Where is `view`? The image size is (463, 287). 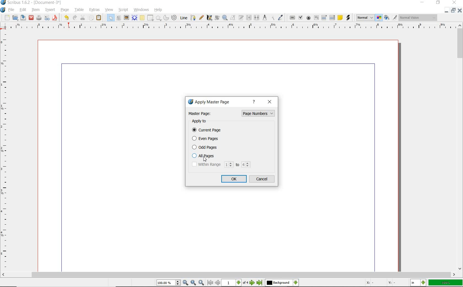
view is located at coordinates (109, 10).